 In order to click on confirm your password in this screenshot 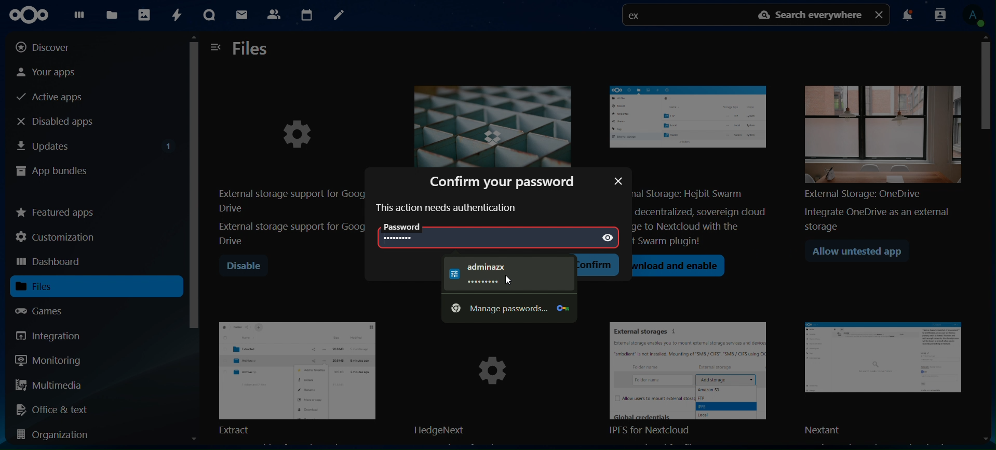, I will do `click(506, 180)`.